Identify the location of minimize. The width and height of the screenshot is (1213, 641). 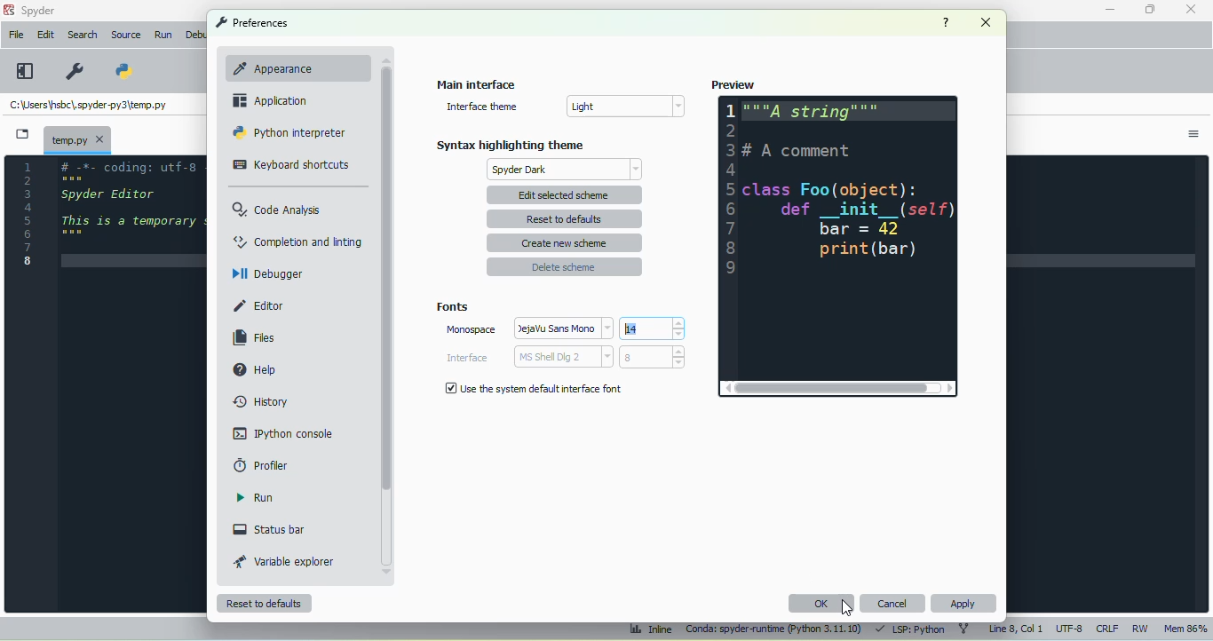
(1111, 10).